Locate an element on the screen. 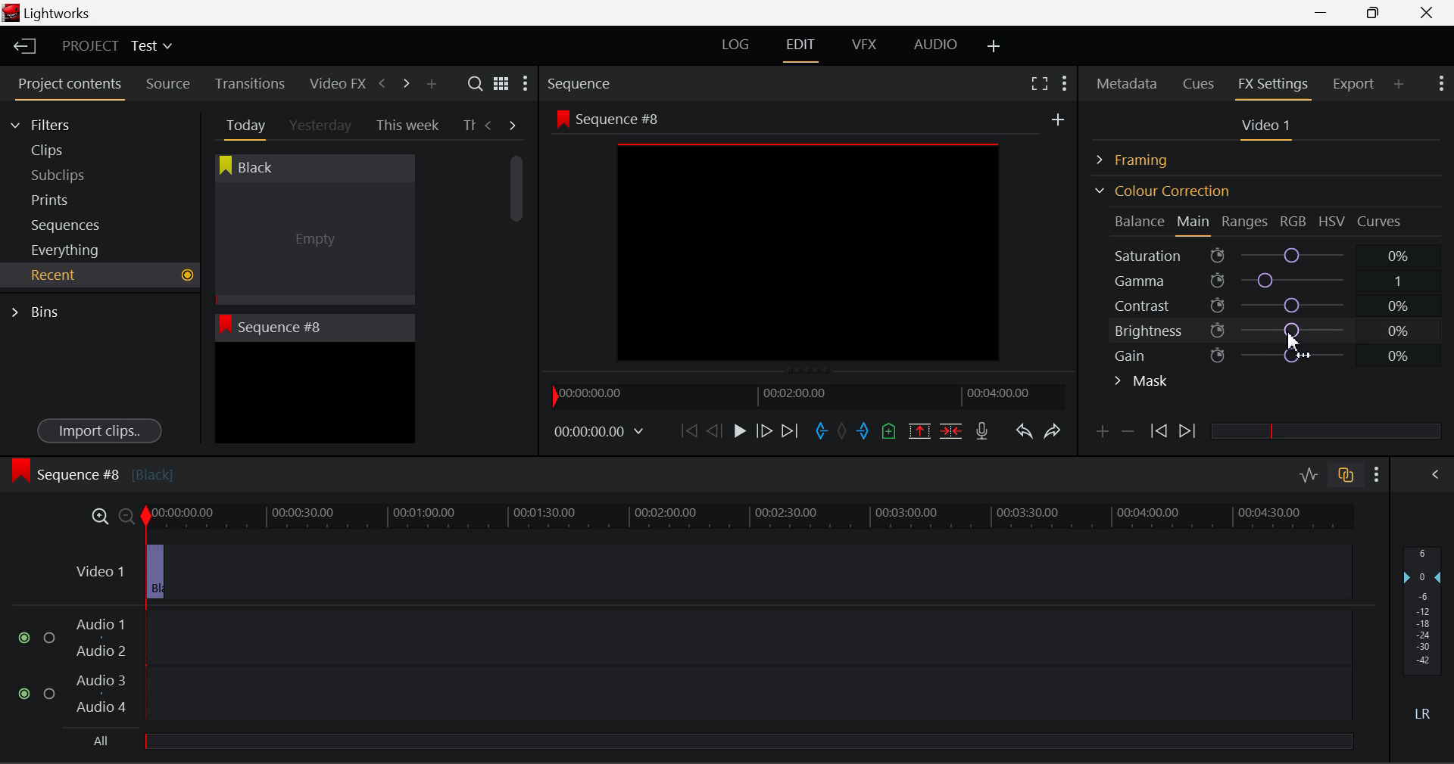  Minimize is located at coordinates (1377, 12).